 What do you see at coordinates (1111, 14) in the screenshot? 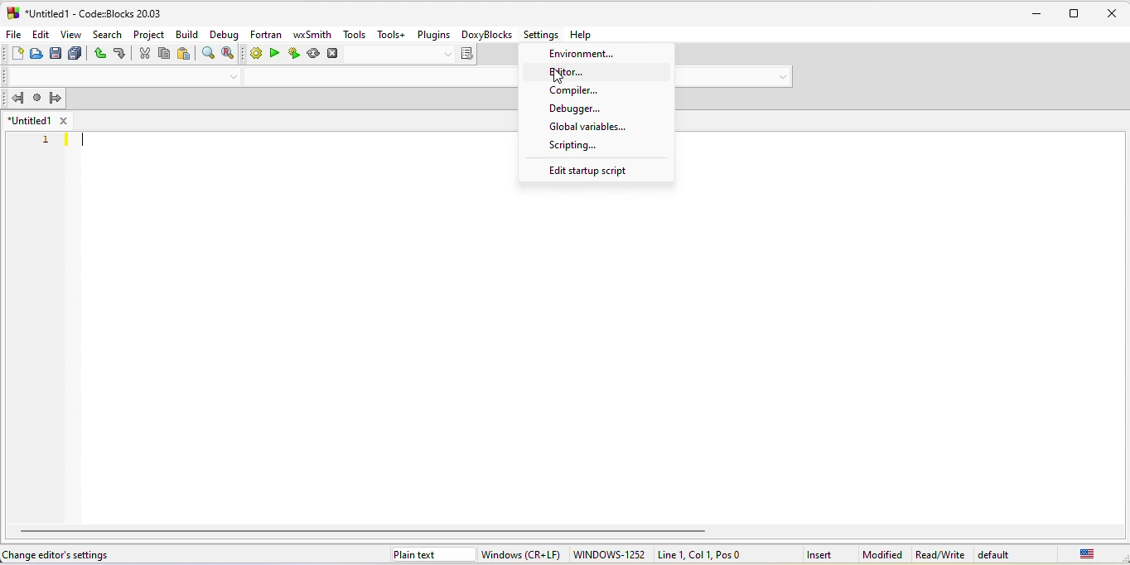
I see `close` at bounding box center [1111, 14].